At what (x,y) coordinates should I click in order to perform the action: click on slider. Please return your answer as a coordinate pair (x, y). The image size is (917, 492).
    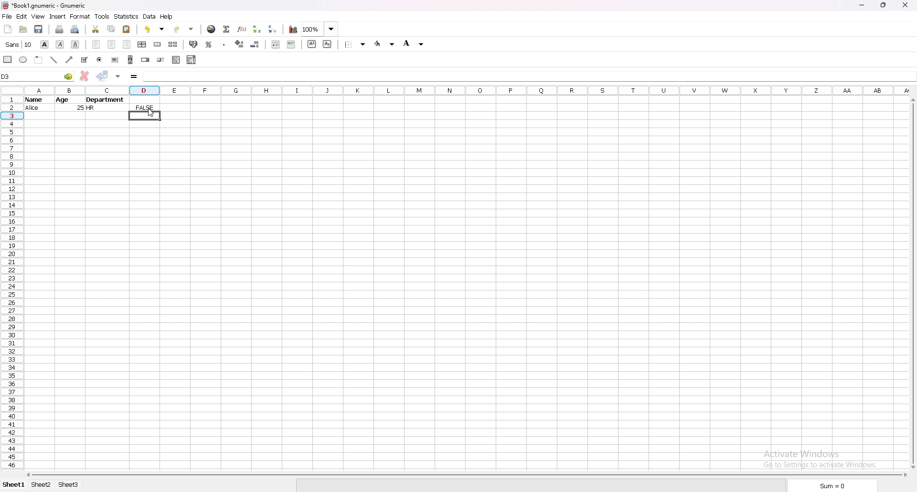
    Looking at the image, I should click on (160, 61).